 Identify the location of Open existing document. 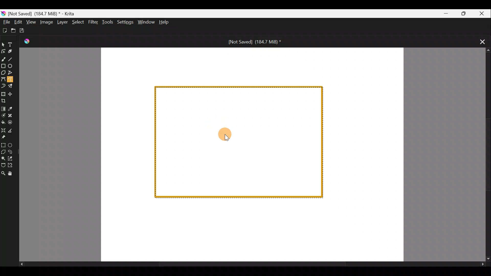
(14, 30).